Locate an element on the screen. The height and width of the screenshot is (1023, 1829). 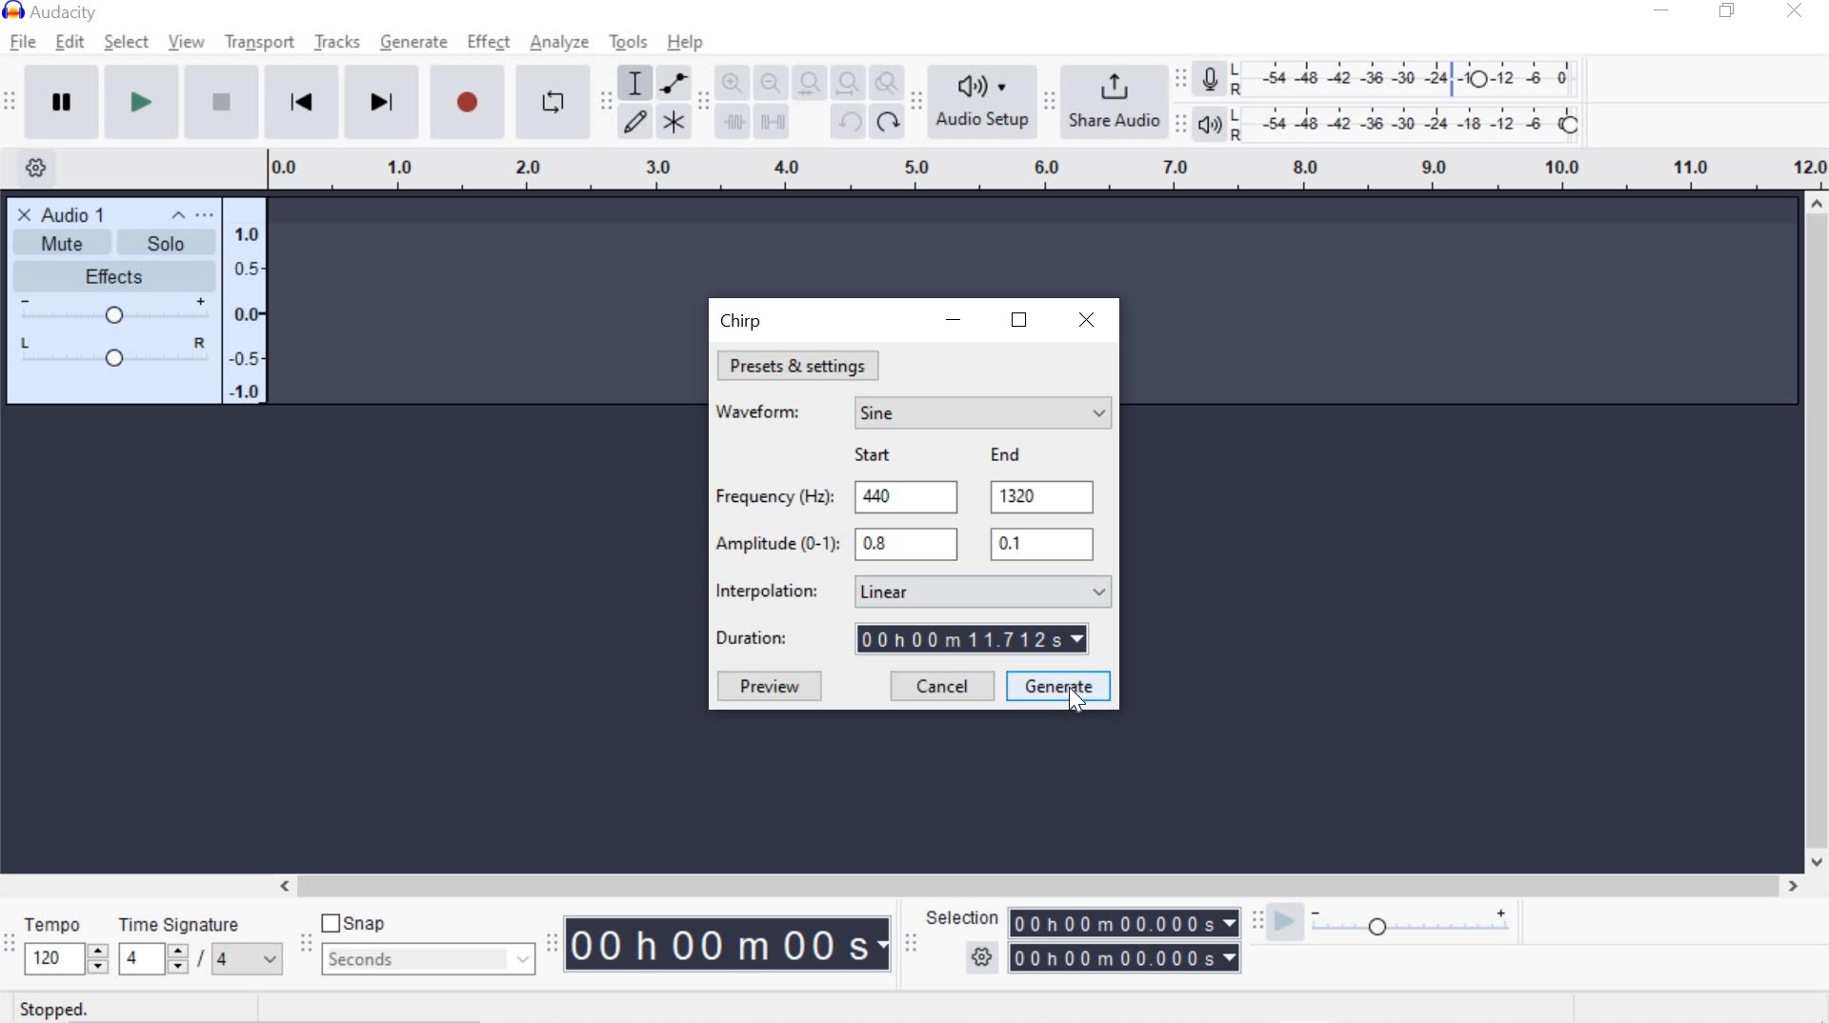
Zoom Toggle is located at coordinates (885, 86).